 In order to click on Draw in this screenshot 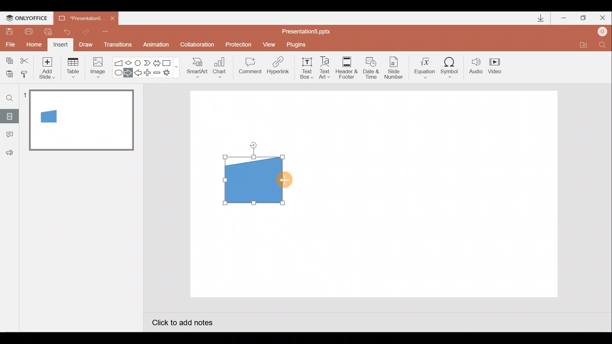, I will do `click(86, 44)`.